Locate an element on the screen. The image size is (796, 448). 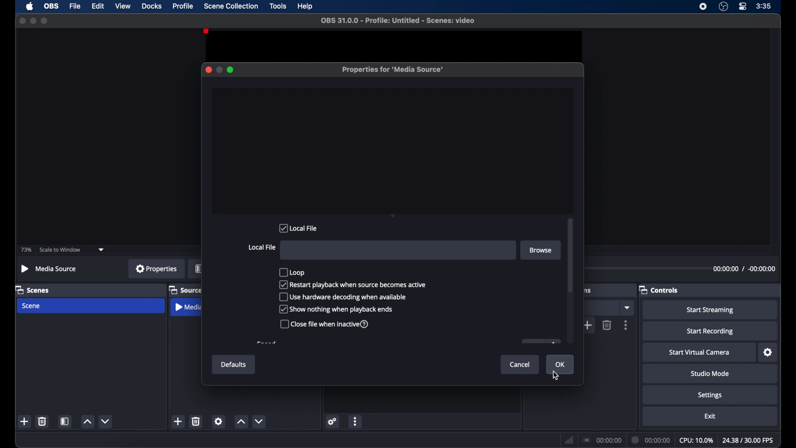
start recording is located at coordinates (711, 332).